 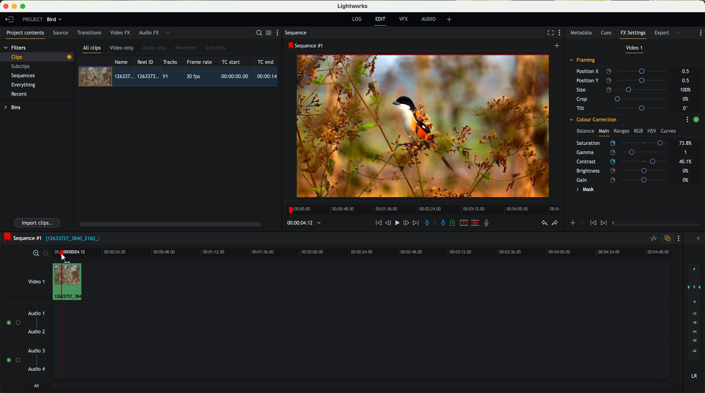 What do you see at coordinates (15, 7) in the screenshot?
I see `minimize program` at bounding box center [15, 7].